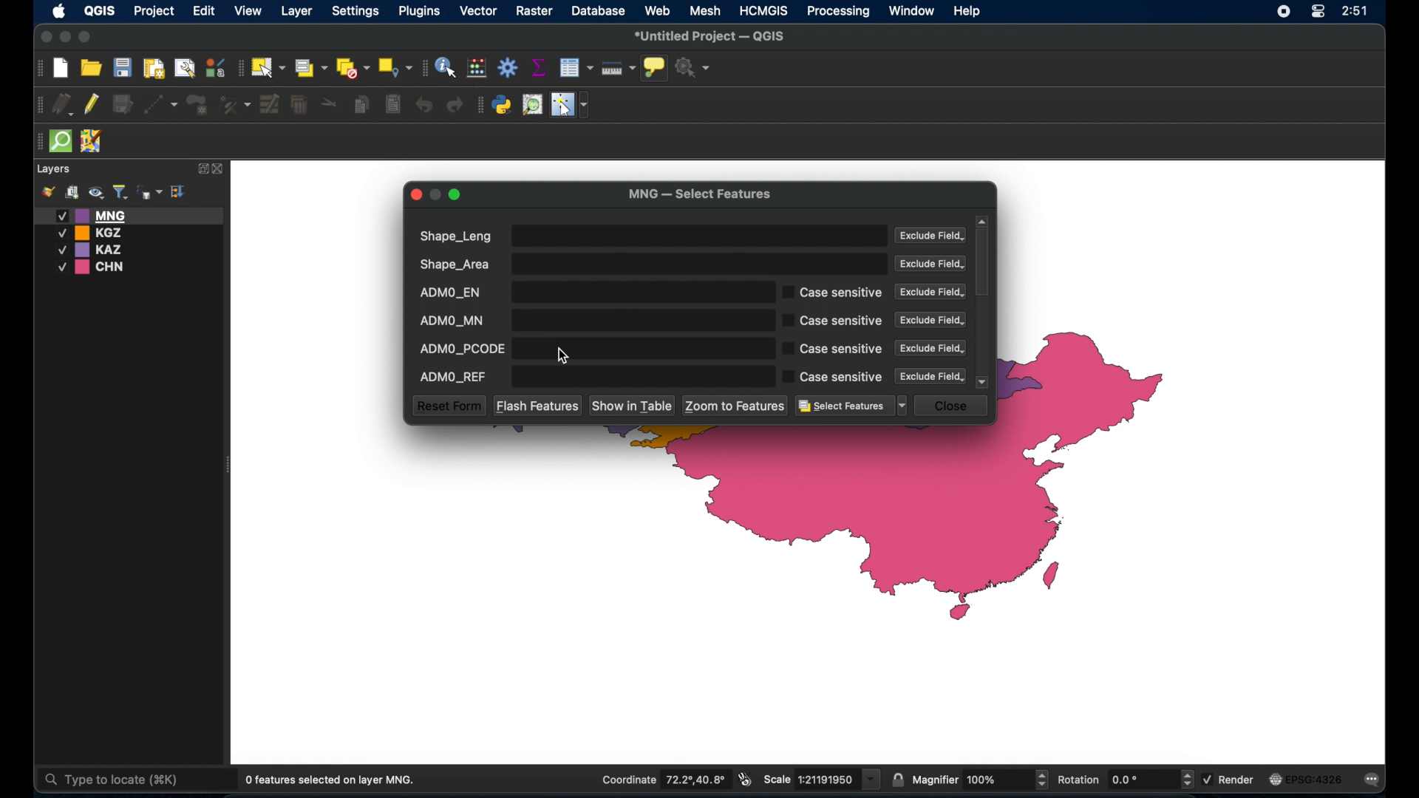 Image resolution: width=1419 pixels, height=798 pixels. What do you see at coordinates (831, 349) in the screenshot?
I see `case sensitive` at bounding box center [831, 349].